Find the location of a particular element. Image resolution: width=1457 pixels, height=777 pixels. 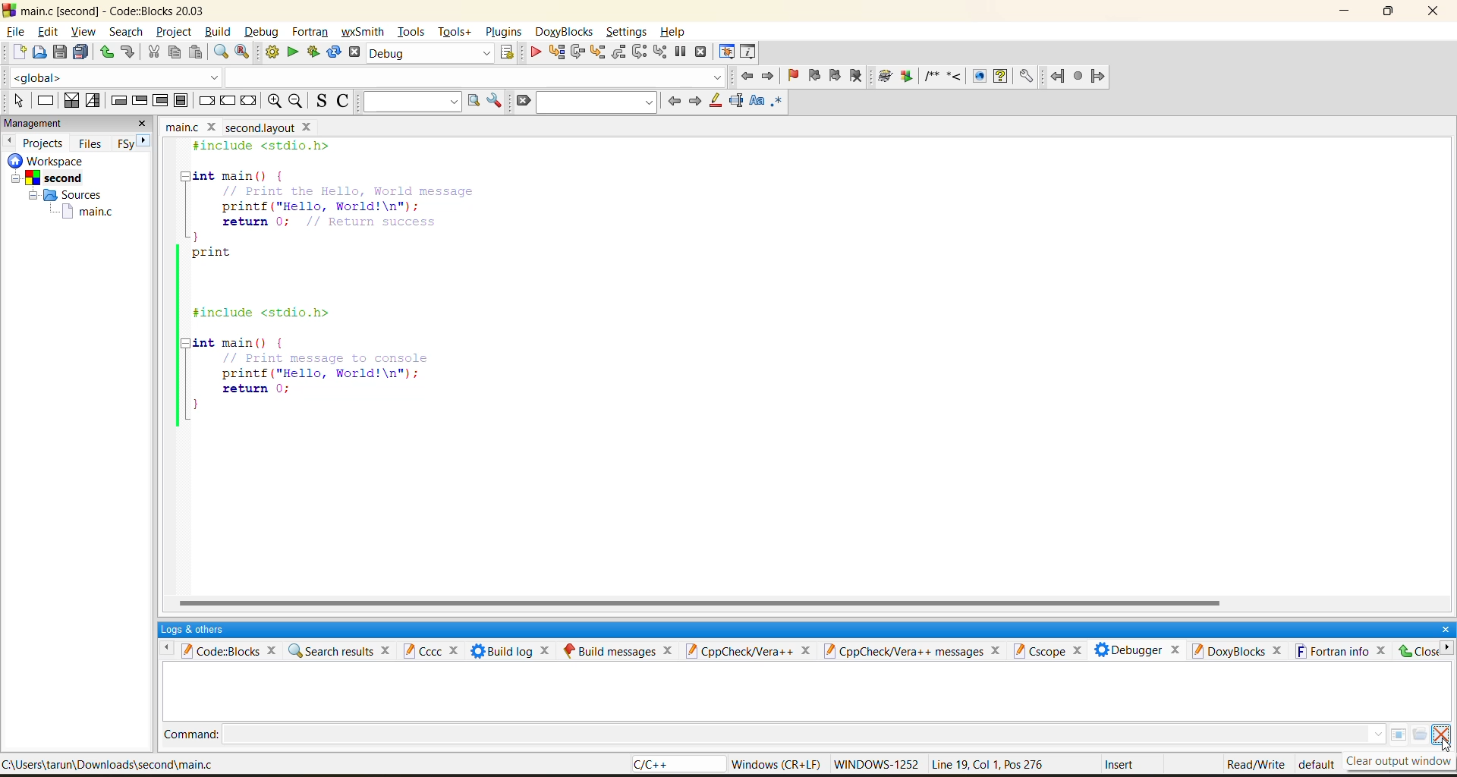

code completion compiler is located at coordinates (361, 78).